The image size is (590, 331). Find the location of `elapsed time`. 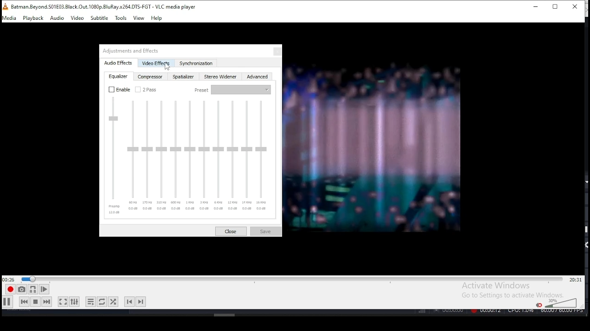

elapsed time is located at coordinates (9, 279).